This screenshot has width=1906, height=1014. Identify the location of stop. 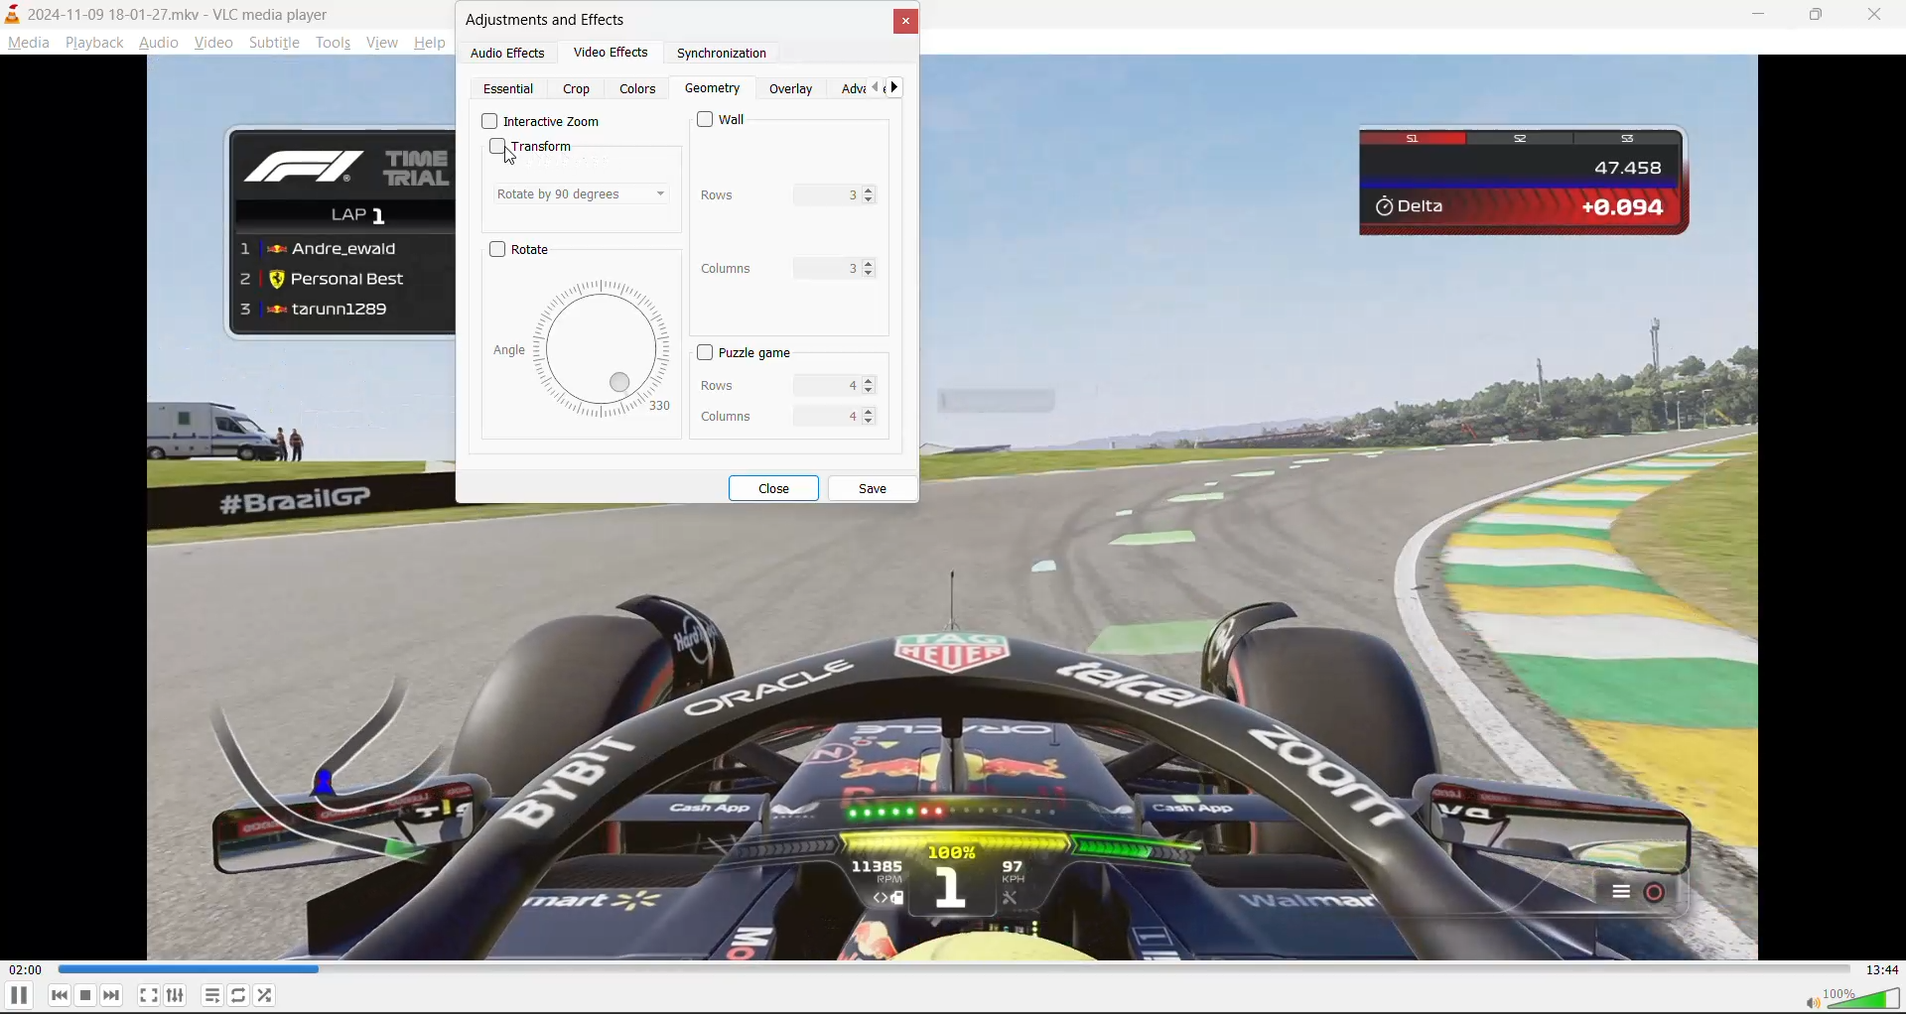
(87, 995).